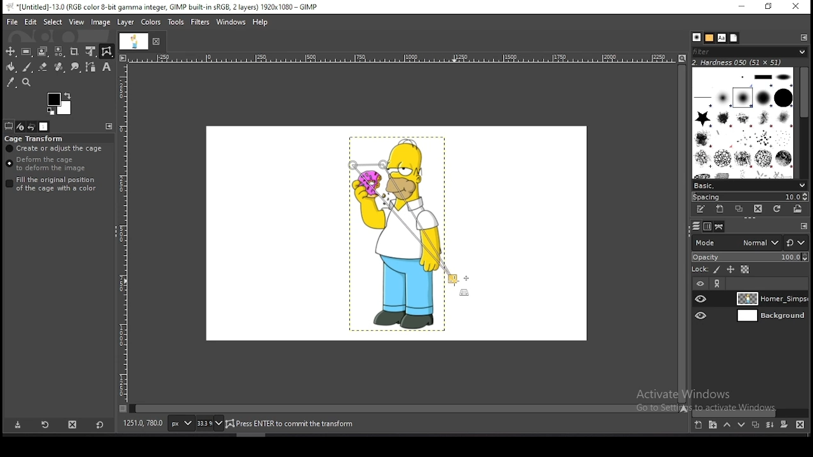 The width and height of the screenshot is (813, 457). I want to click on restore, so click(767, 7).